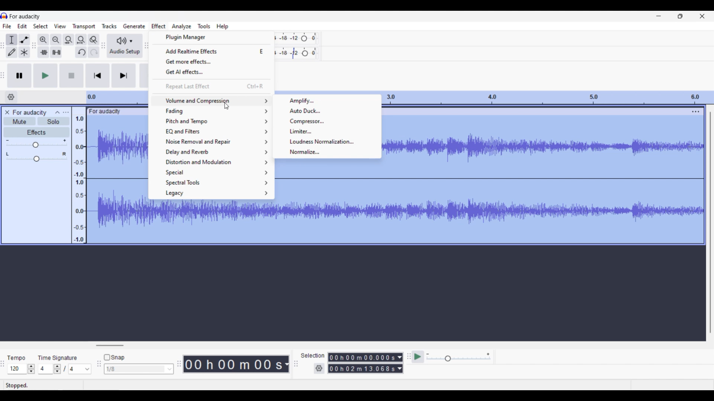 The width and height of the screenshot is (714, 401). I want to click on Vertical slide bar, so click(711, 223).